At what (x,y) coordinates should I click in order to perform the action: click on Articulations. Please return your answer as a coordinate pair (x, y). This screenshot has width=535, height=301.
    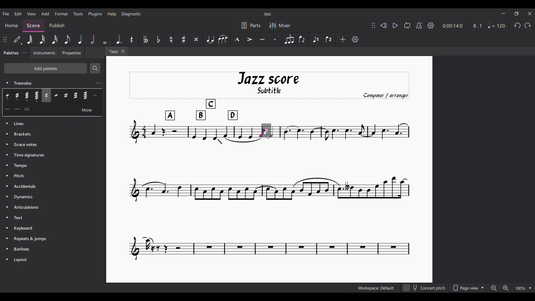
    Looking at the image, I should click on (53, 207).